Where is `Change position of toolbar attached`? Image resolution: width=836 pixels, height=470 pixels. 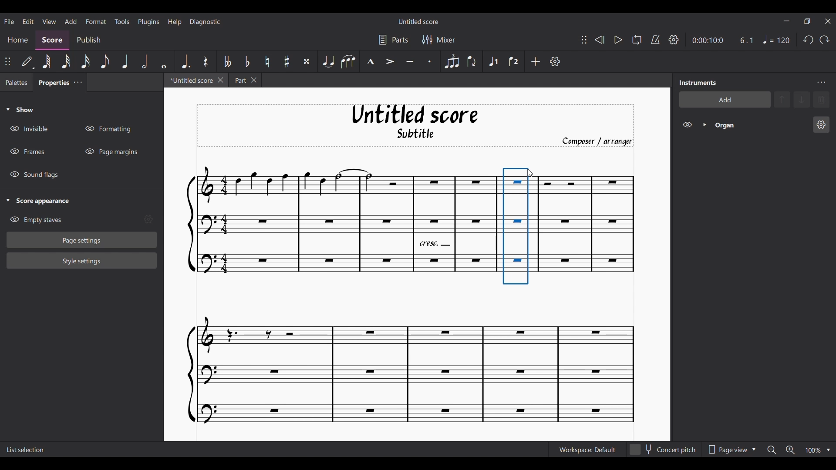
Change position of toolbar attached is located at coordinates (7, 61).